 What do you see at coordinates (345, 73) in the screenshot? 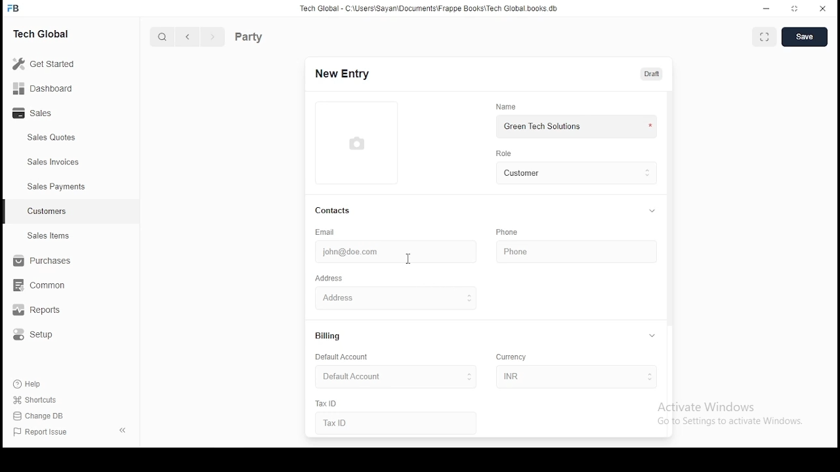
I see `new entry` at bounding box center [345, 73].